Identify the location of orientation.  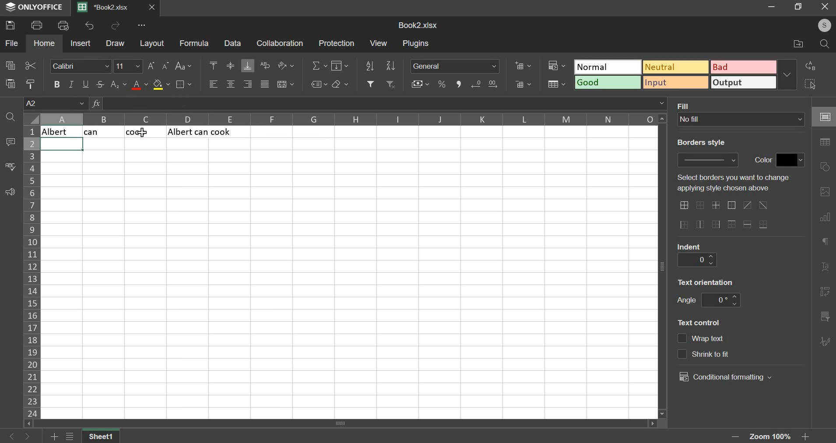
(286, 65).